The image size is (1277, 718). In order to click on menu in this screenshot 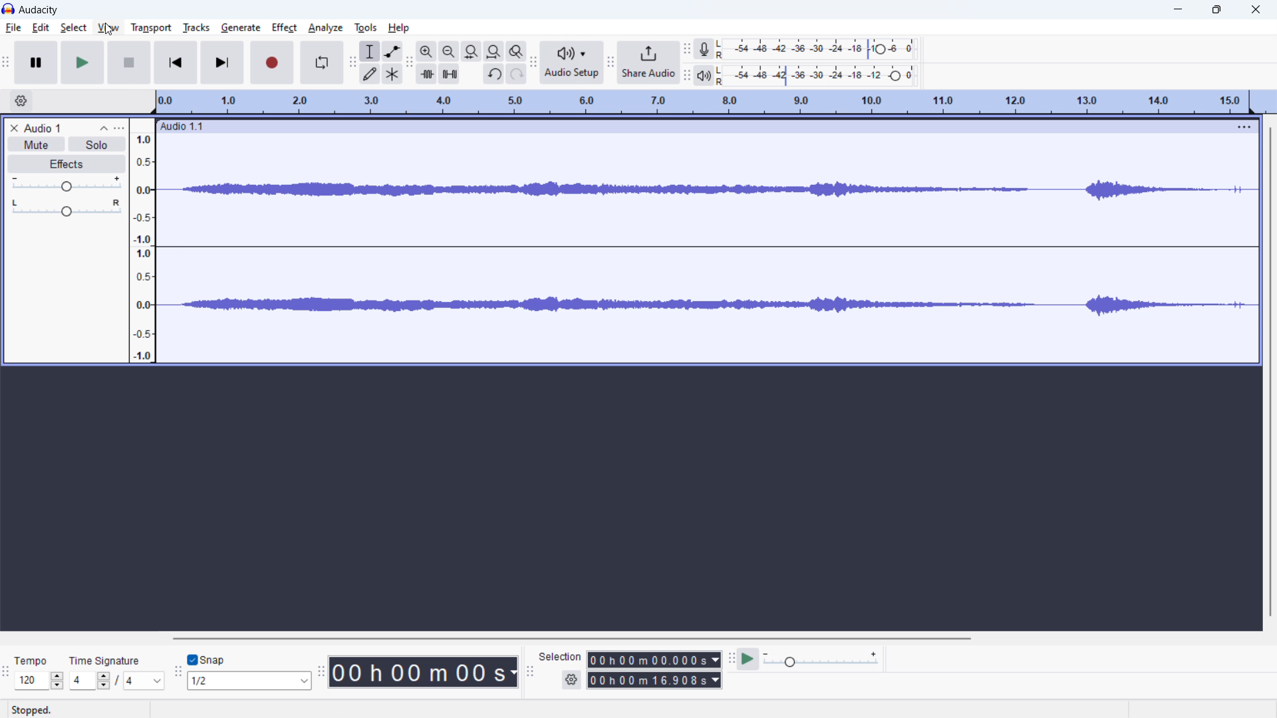, I will do `click(1243, 126)`.